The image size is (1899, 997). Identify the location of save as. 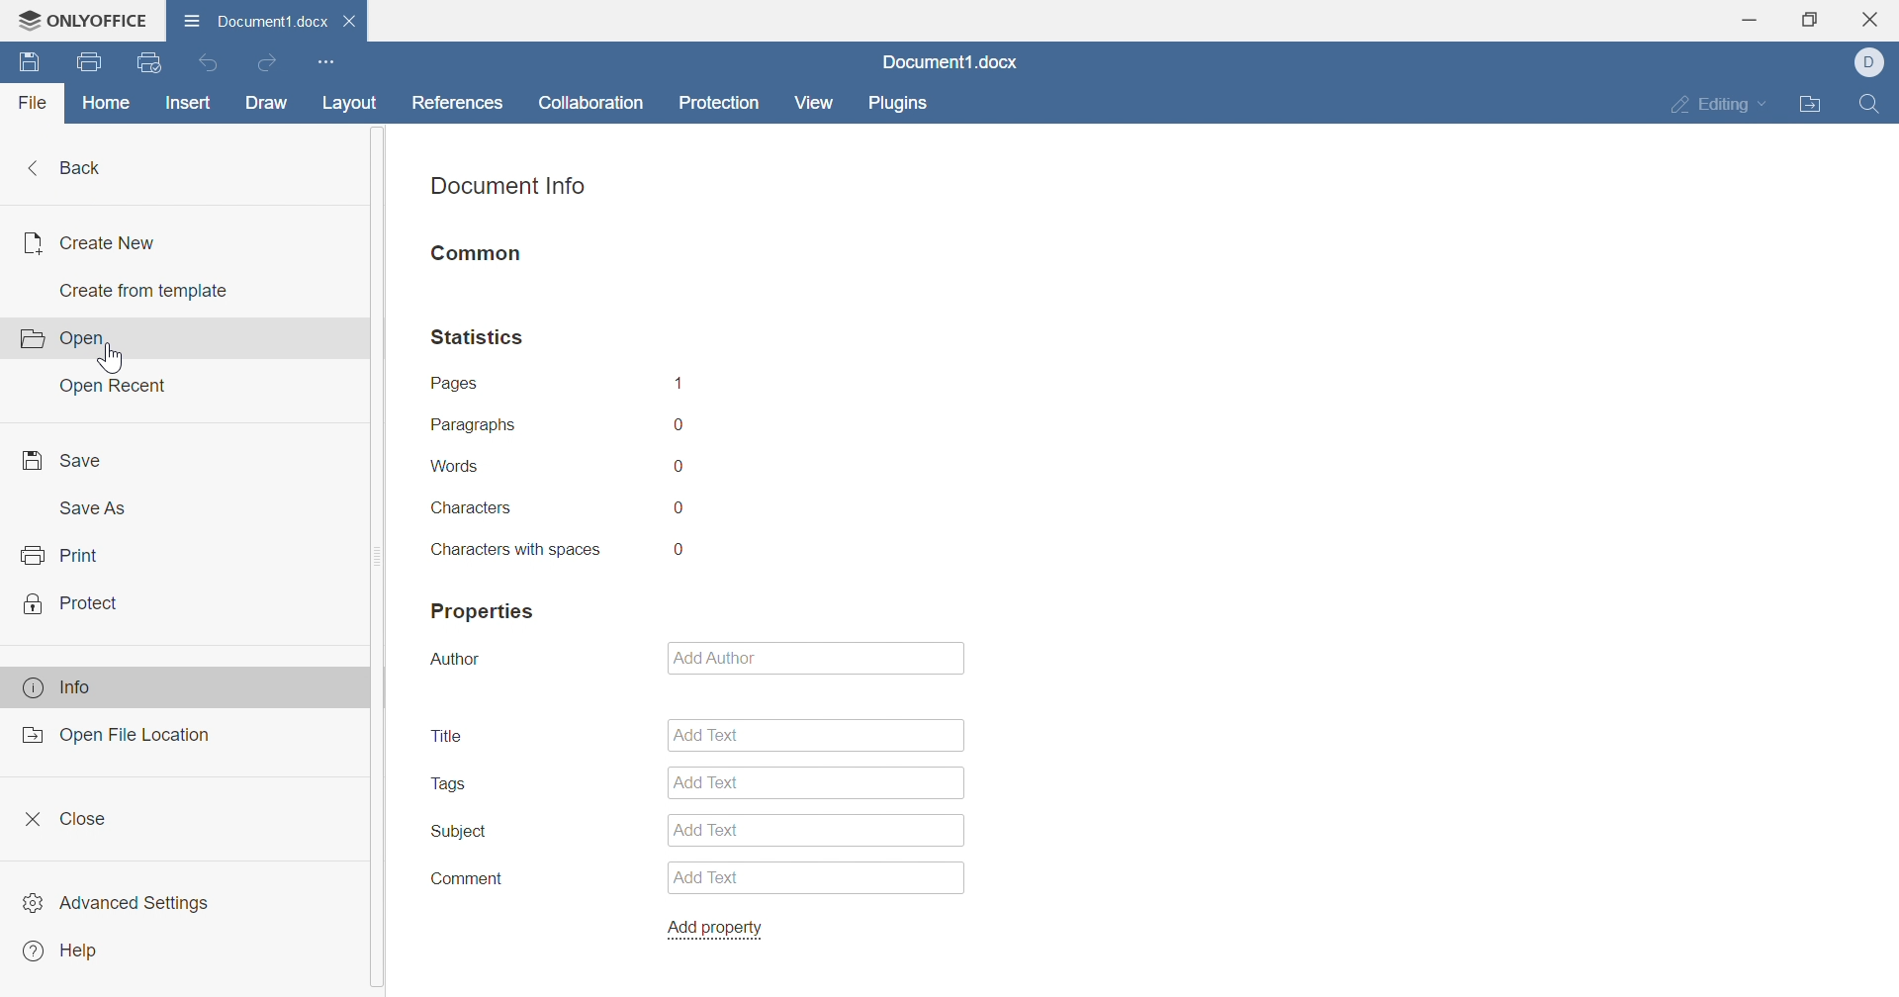
(88, 509).